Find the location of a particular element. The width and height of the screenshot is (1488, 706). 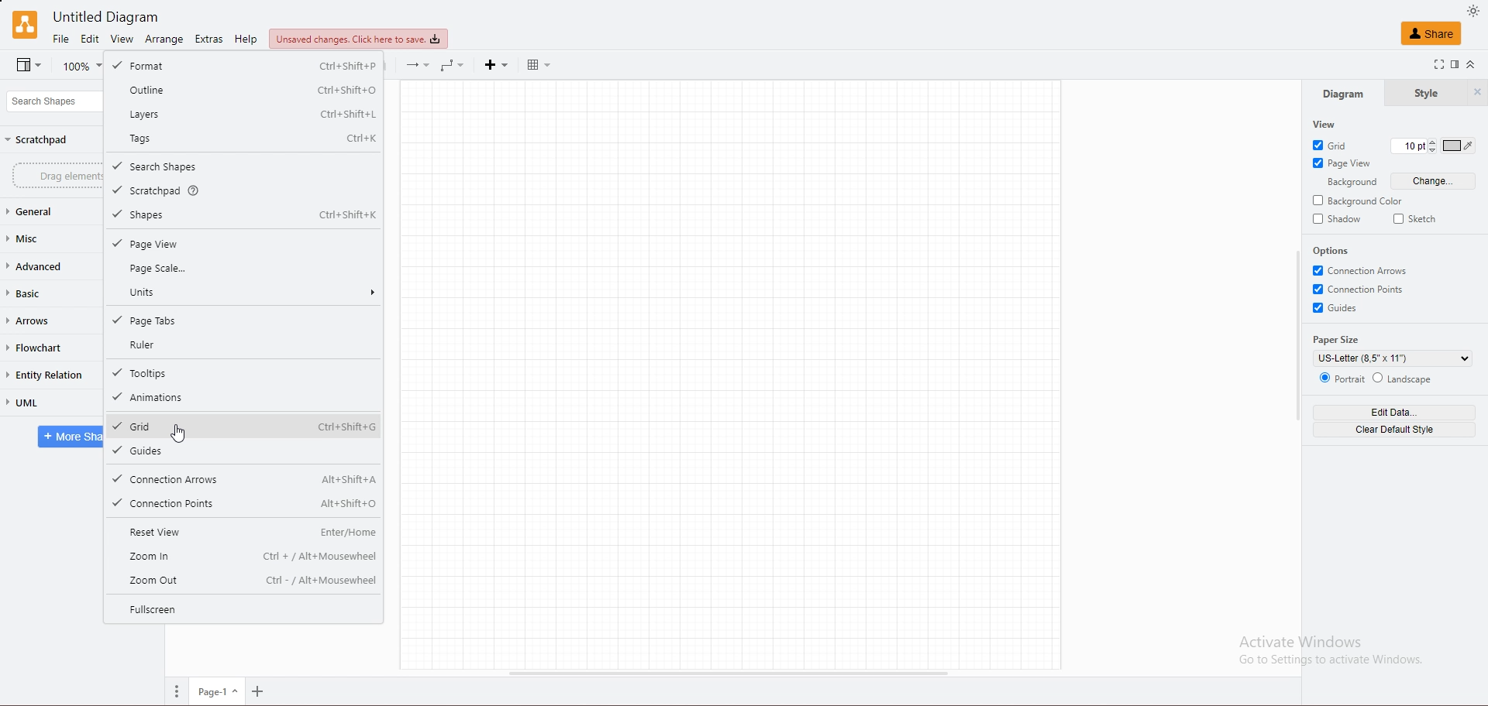

edit is located at coordinates (91, 39).